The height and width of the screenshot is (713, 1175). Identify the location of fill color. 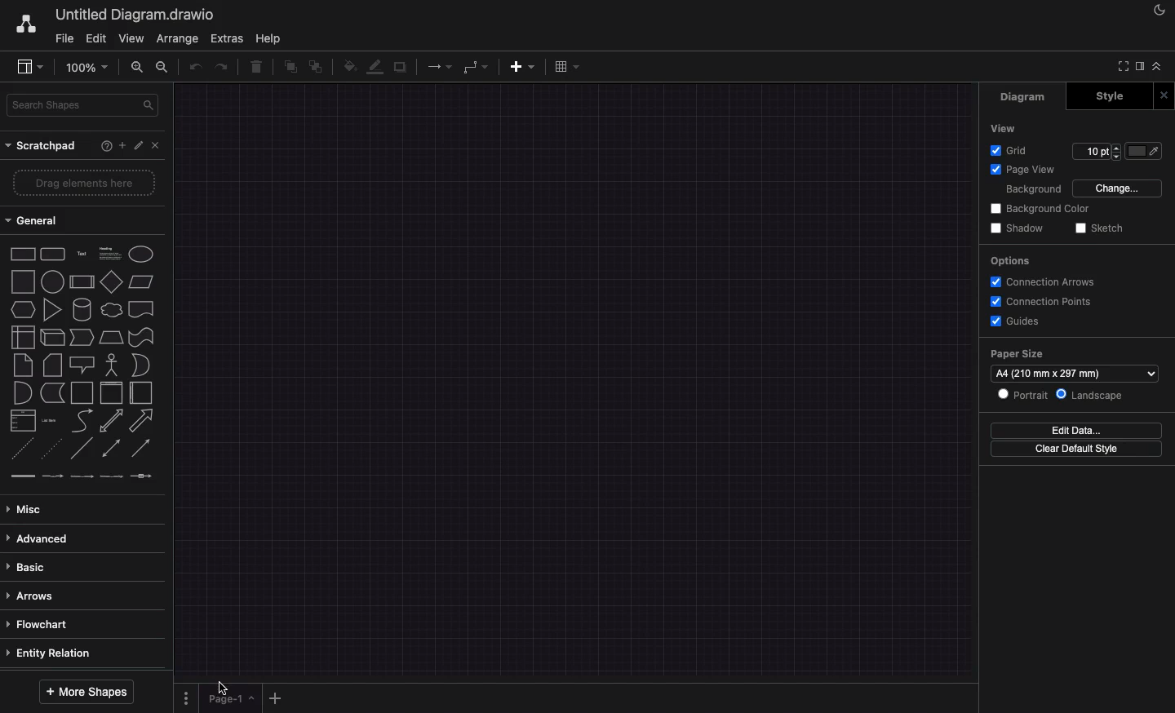
(350, 67).